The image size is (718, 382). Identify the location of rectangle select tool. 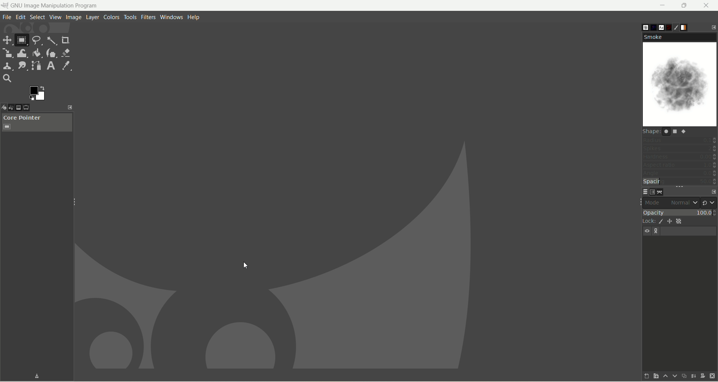
(21, 41).